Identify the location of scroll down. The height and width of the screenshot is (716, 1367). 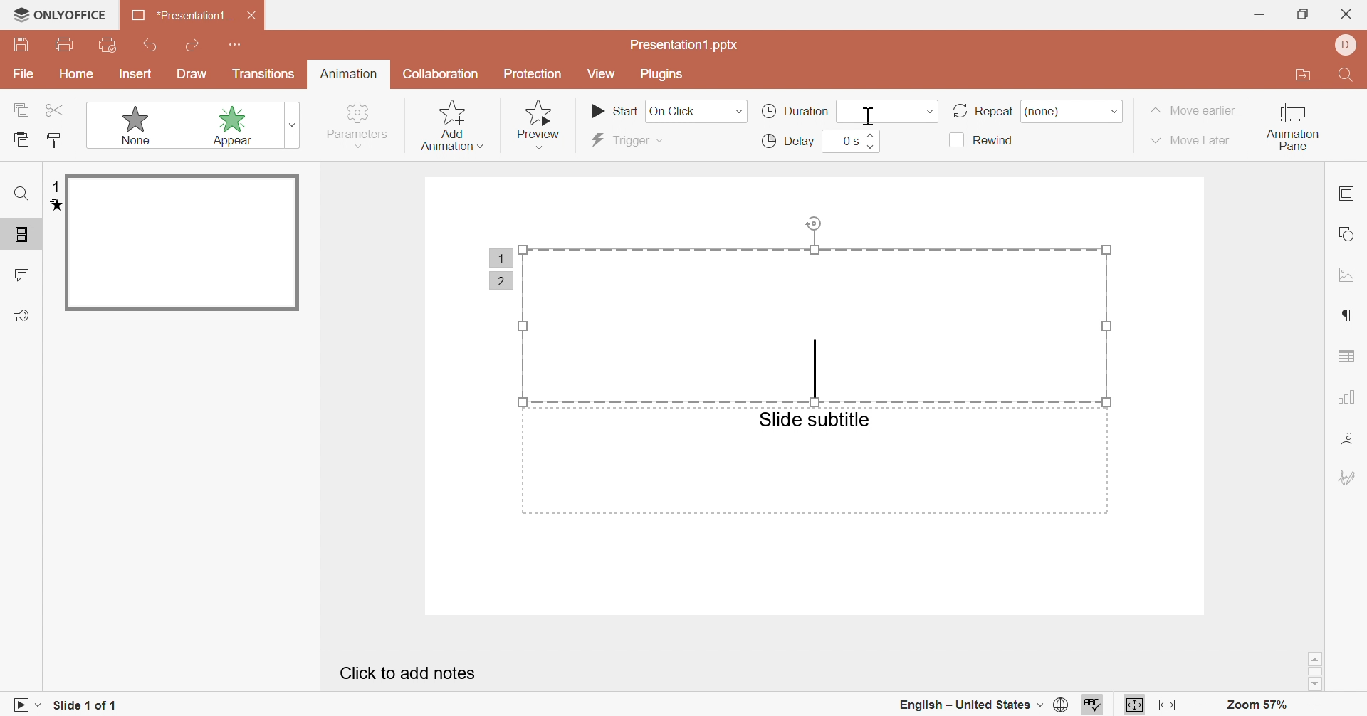
(1316, 685).